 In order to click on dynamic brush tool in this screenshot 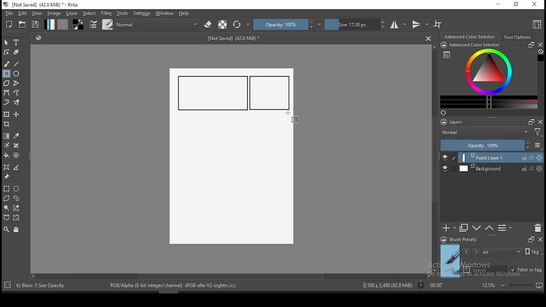, I will do `click(6, 103)`.